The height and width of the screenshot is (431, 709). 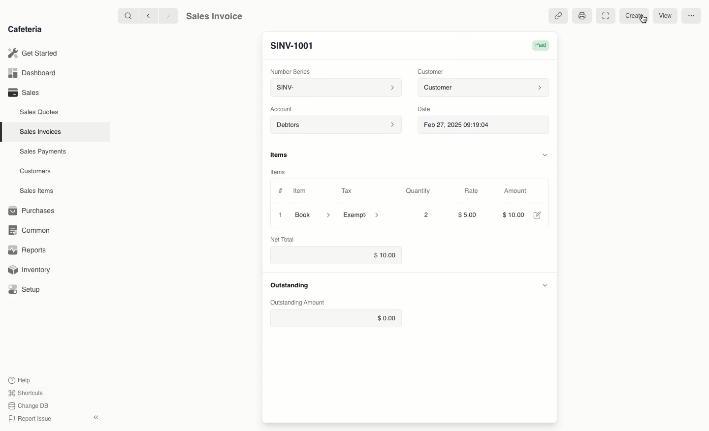 I want to click on Setup, so click(x=26, y=289).